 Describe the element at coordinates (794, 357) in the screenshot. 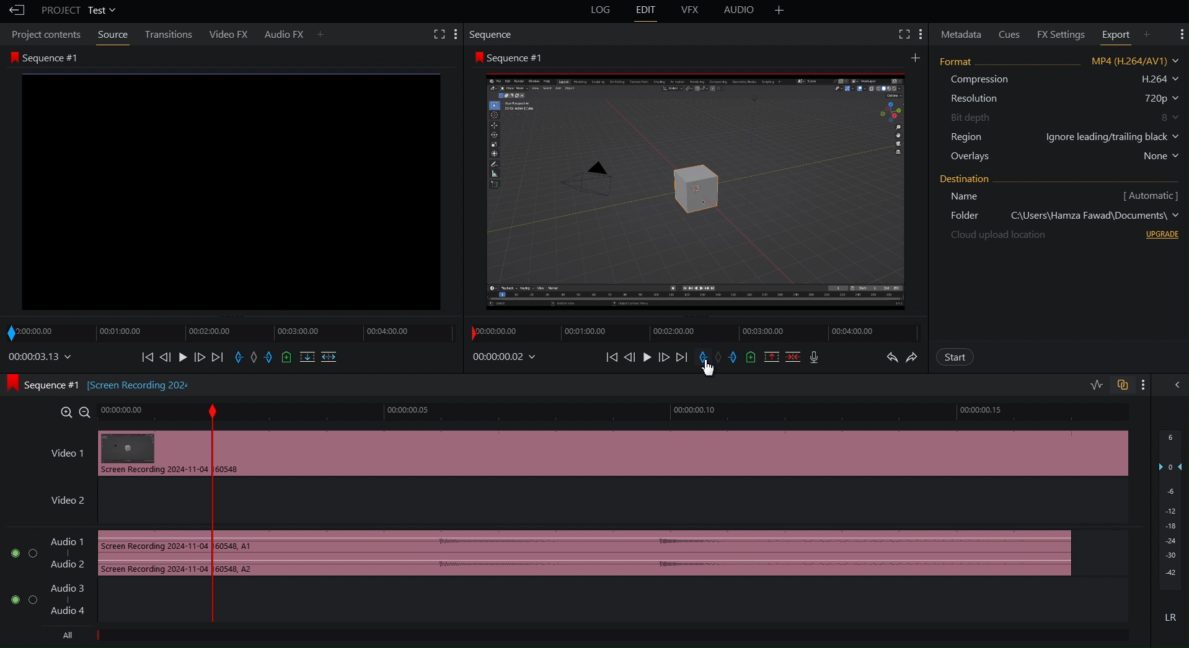

I see `Cut/Delete` at that location.